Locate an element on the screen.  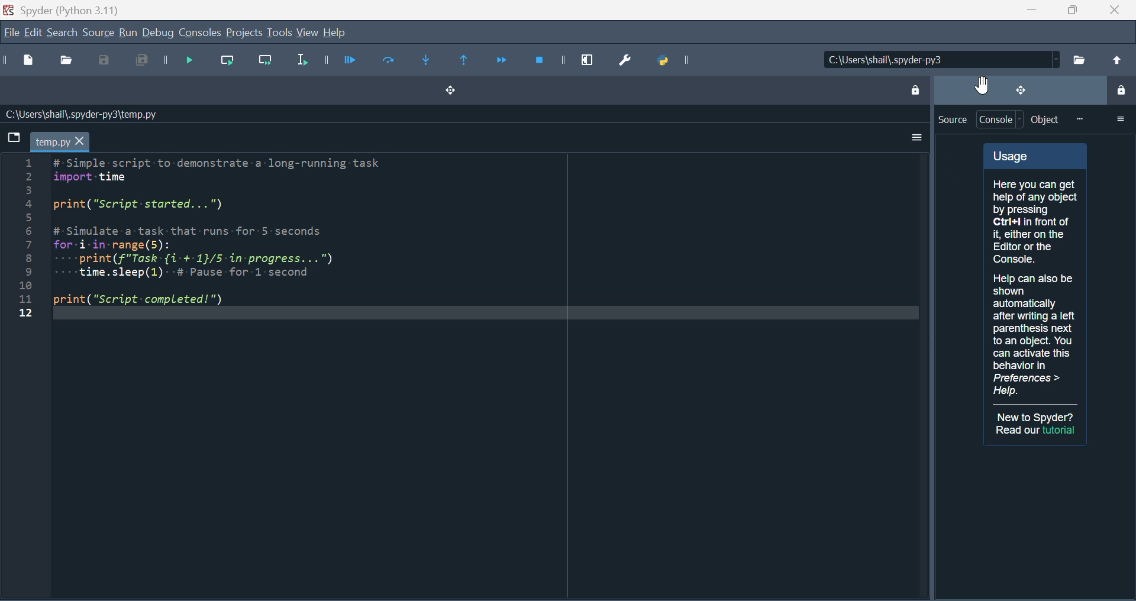
Step into function is located at coordinates (432, 62).